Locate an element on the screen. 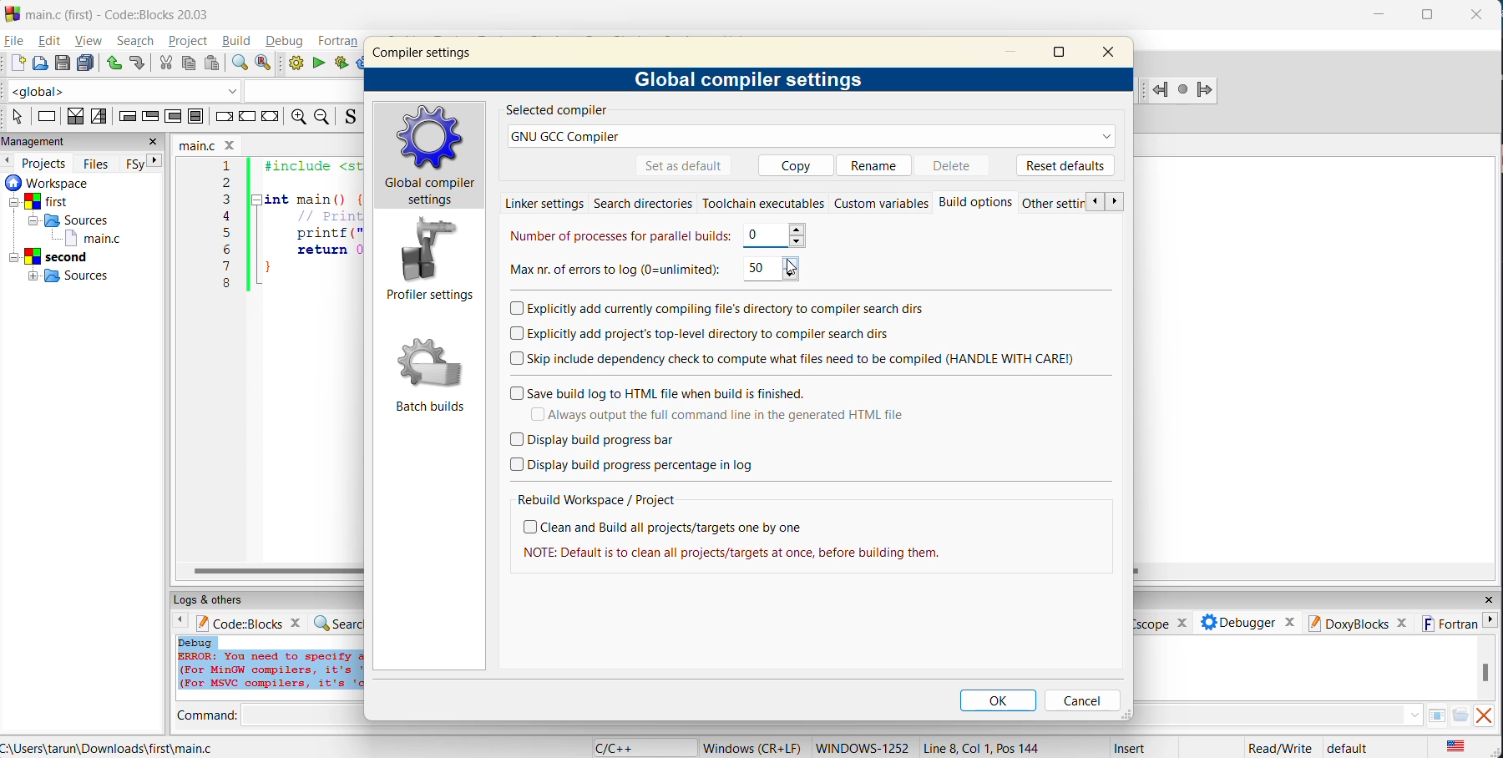 The width and height of the screenshot is (1503, 758). ok is located at coordinates (999, 700).